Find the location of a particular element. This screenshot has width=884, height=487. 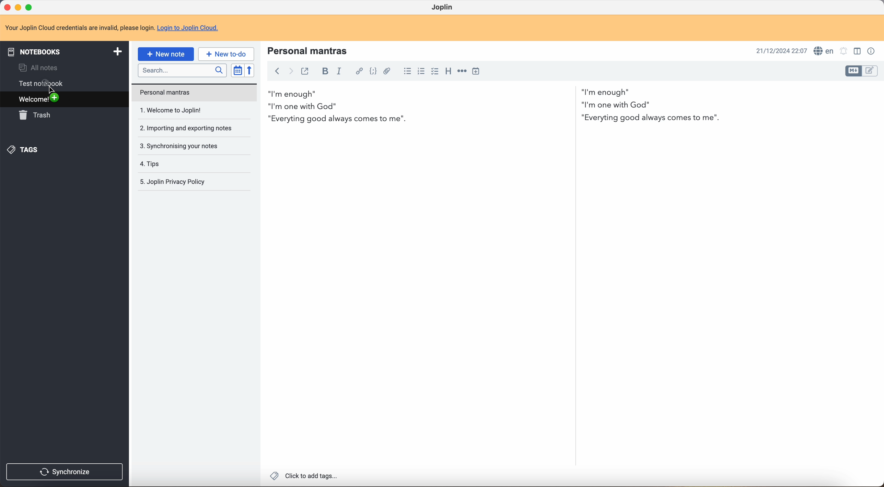

bulleted list is located at coordinates (407, 71).